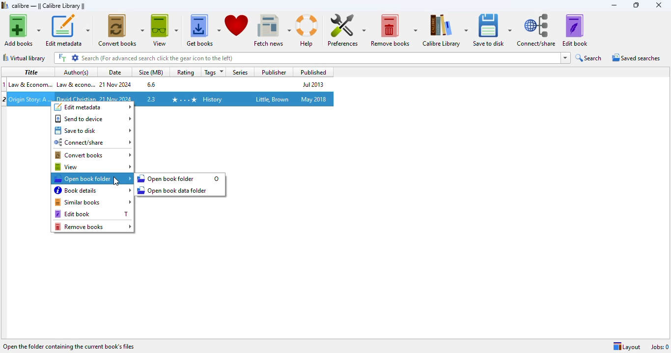 The width and height of the screenshot is (671, 353). What do you see at coordinates (237, 25) in the screenshot?
I see `donate to support calibre` at bounding box center [237, 25].